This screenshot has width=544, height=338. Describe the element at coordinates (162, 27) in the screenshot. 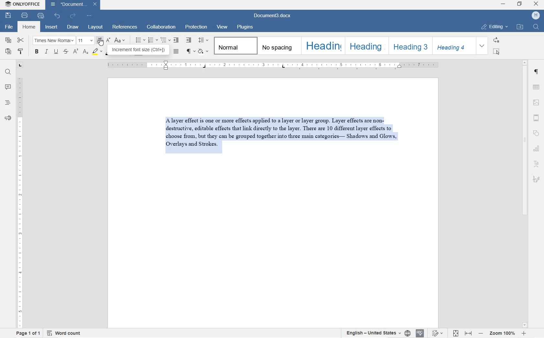

I see `collaboration` at that location.